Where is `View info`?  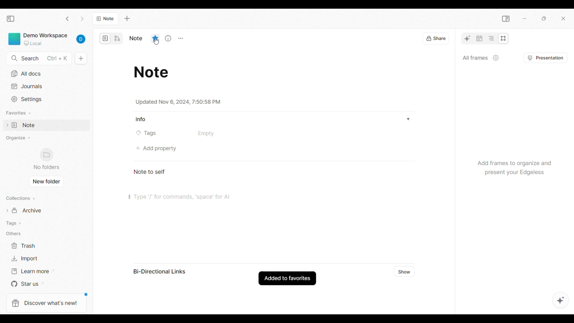
View info is located at coordinates (169, 38).